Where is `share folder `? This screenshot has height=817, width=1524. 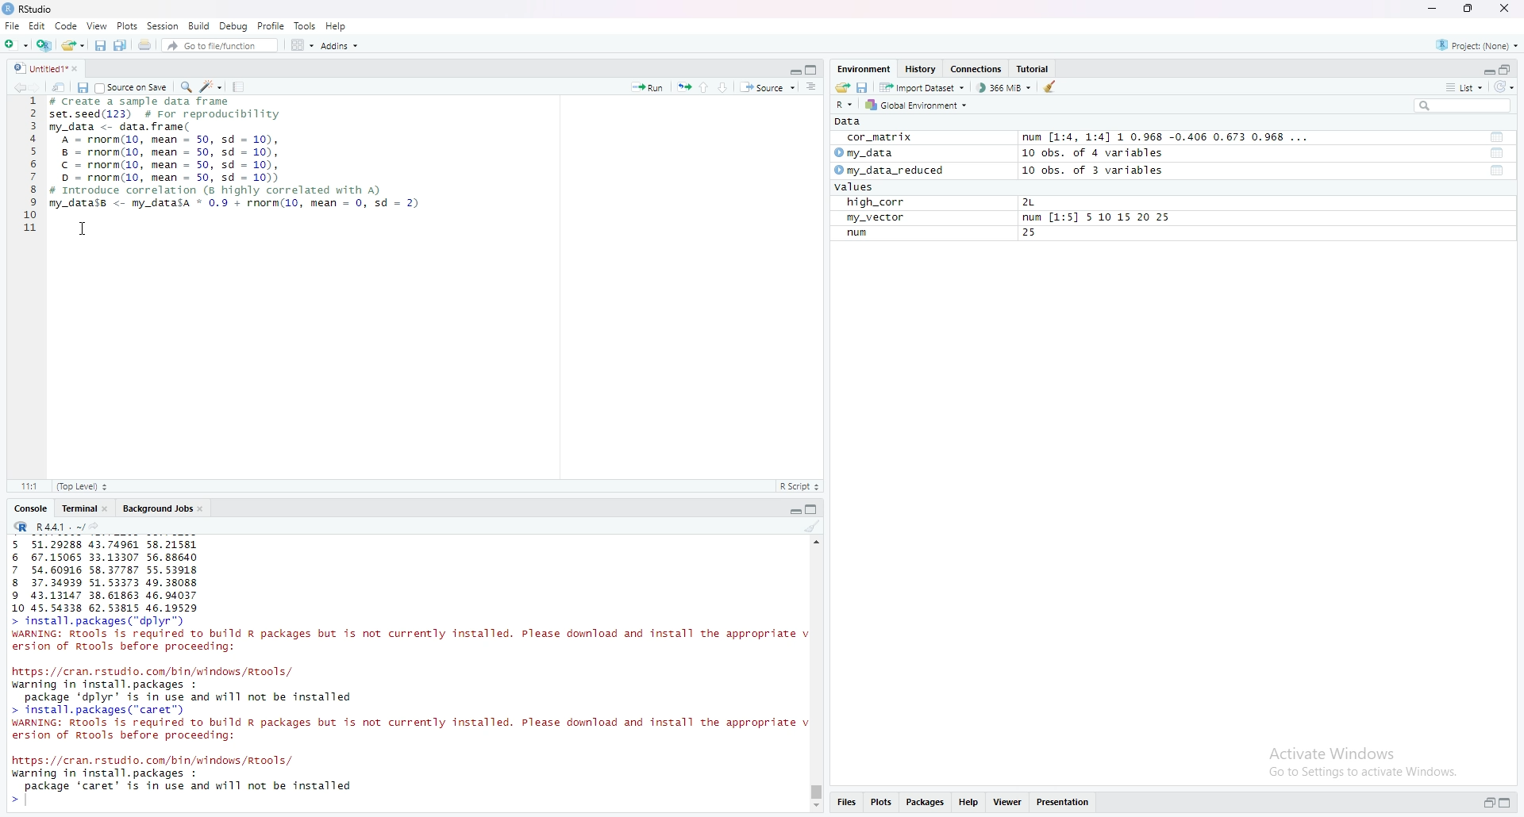
share folder  is located at coordinates (74, 45).